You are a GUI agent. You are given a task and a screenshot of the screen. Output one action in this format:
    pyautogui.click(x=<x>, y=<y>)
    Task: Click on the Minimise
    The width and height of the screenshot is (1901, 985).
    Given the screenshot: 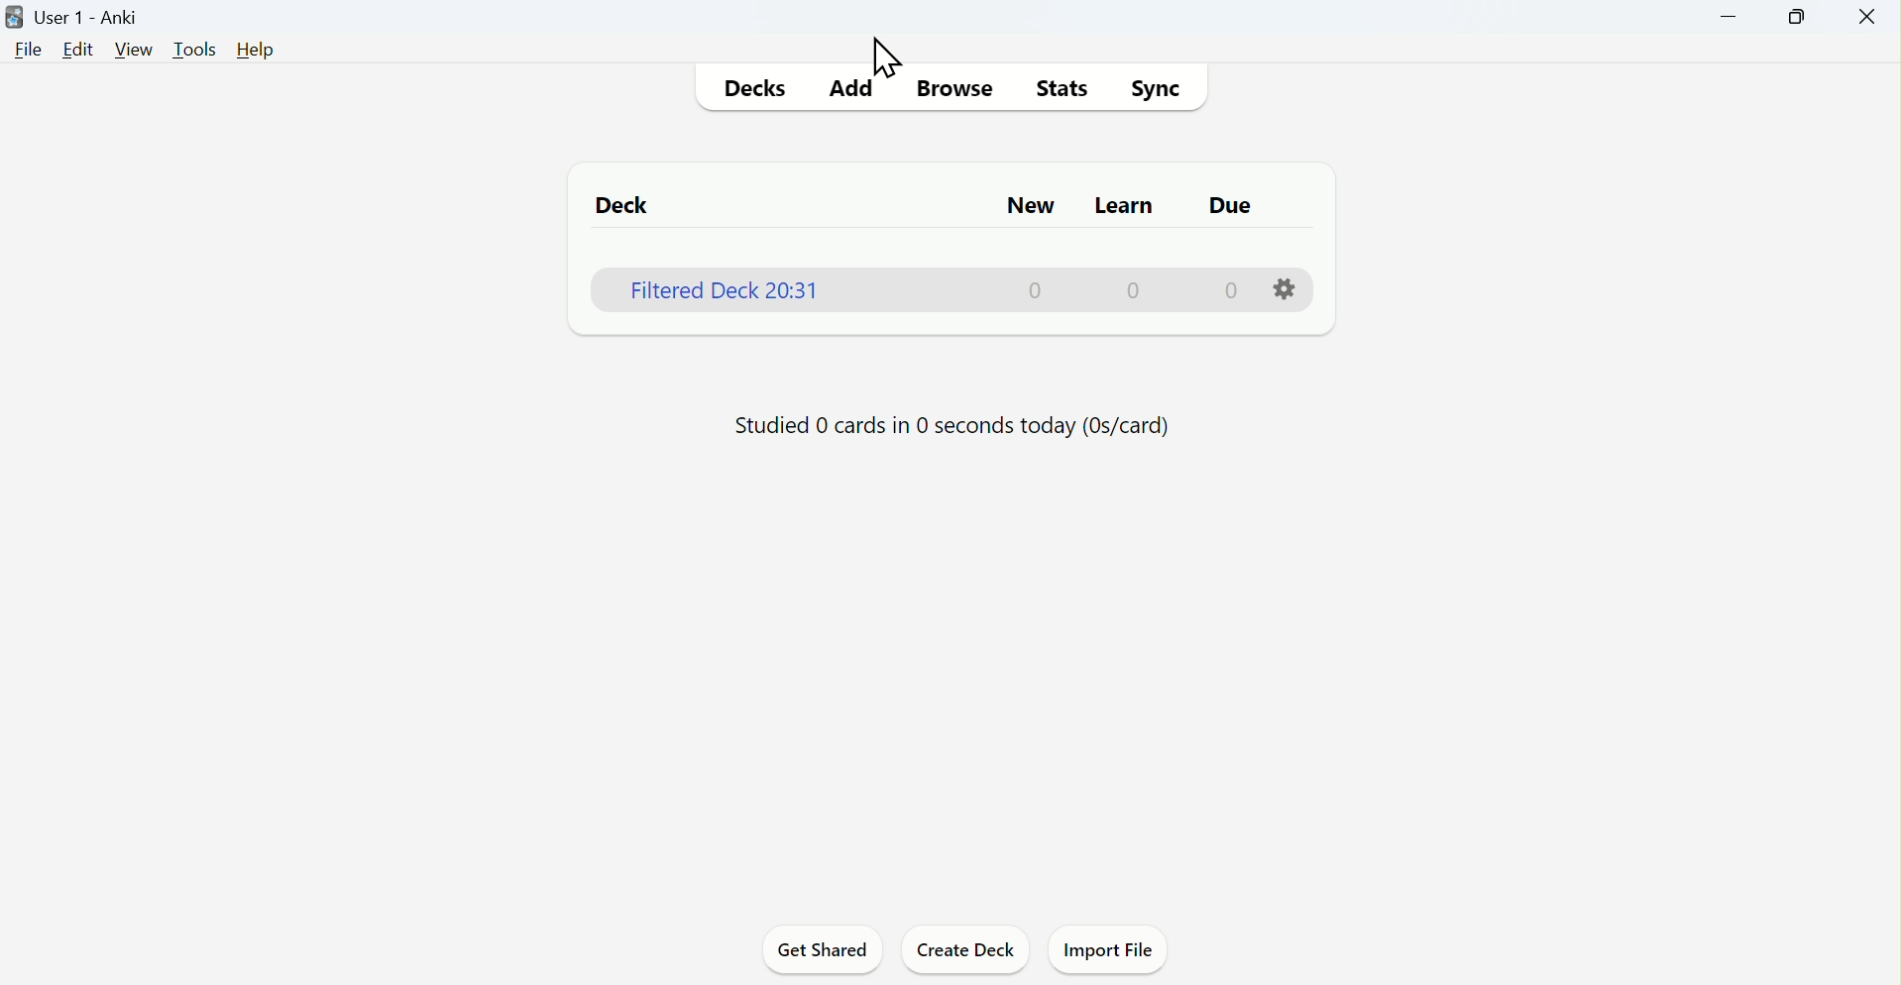 What is the action you would take?
    pyautogui.click(x=1728, y=16)
    